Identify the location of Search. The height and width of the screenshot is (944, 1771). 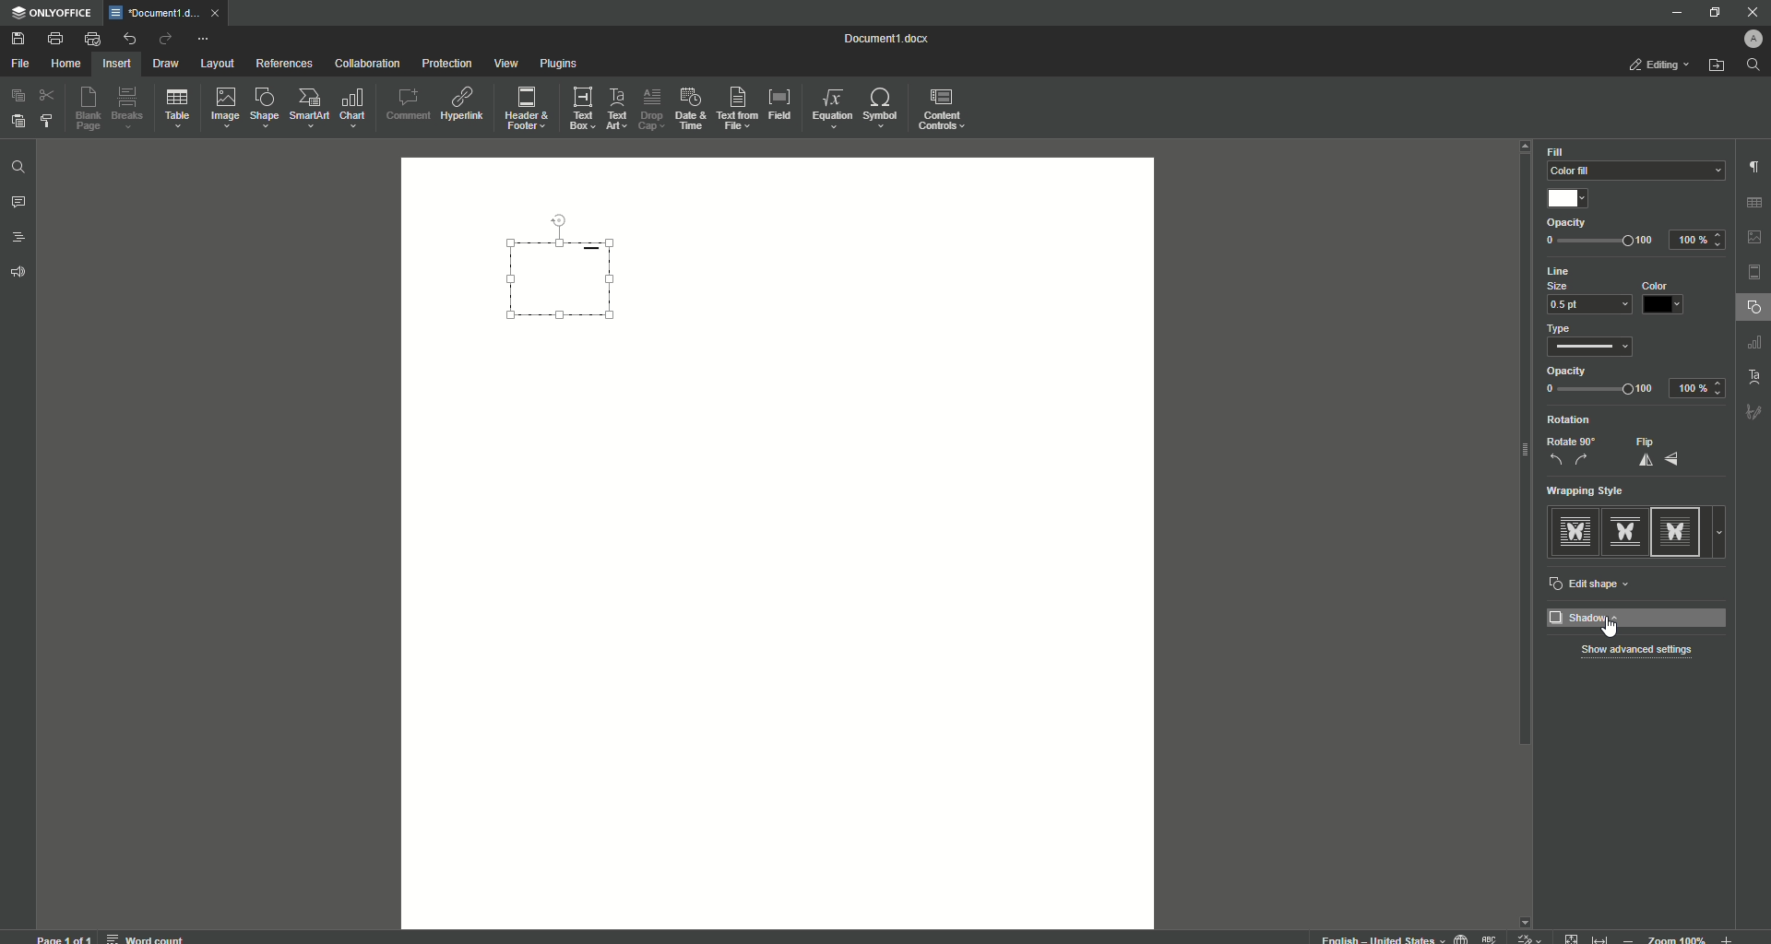
(1753, 65).